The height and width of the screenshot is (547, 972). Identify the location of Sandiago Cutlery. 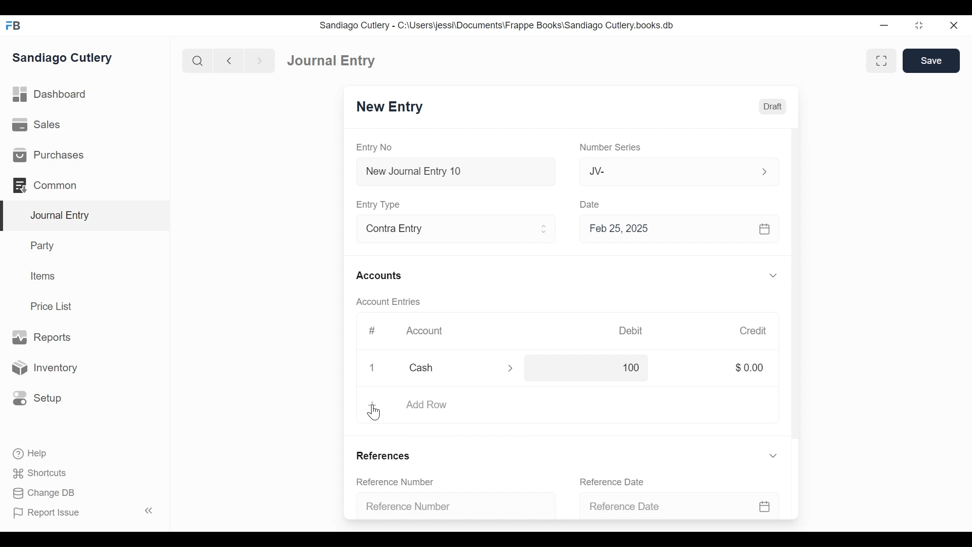
(63, 58).